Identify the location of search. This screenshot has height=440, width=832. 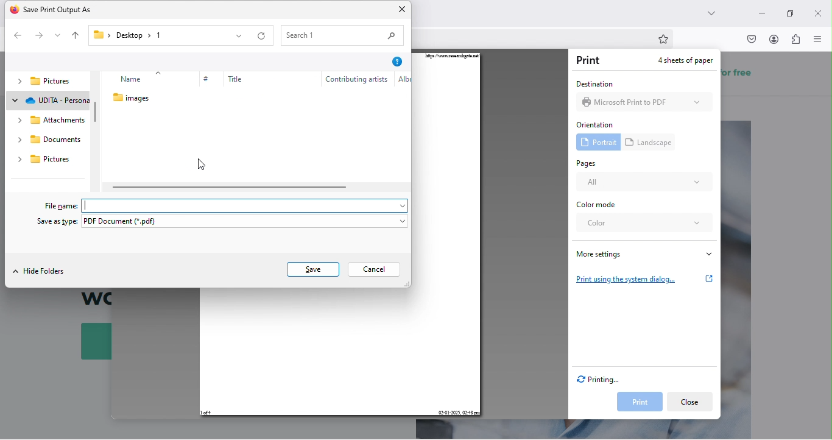
(342, 34).